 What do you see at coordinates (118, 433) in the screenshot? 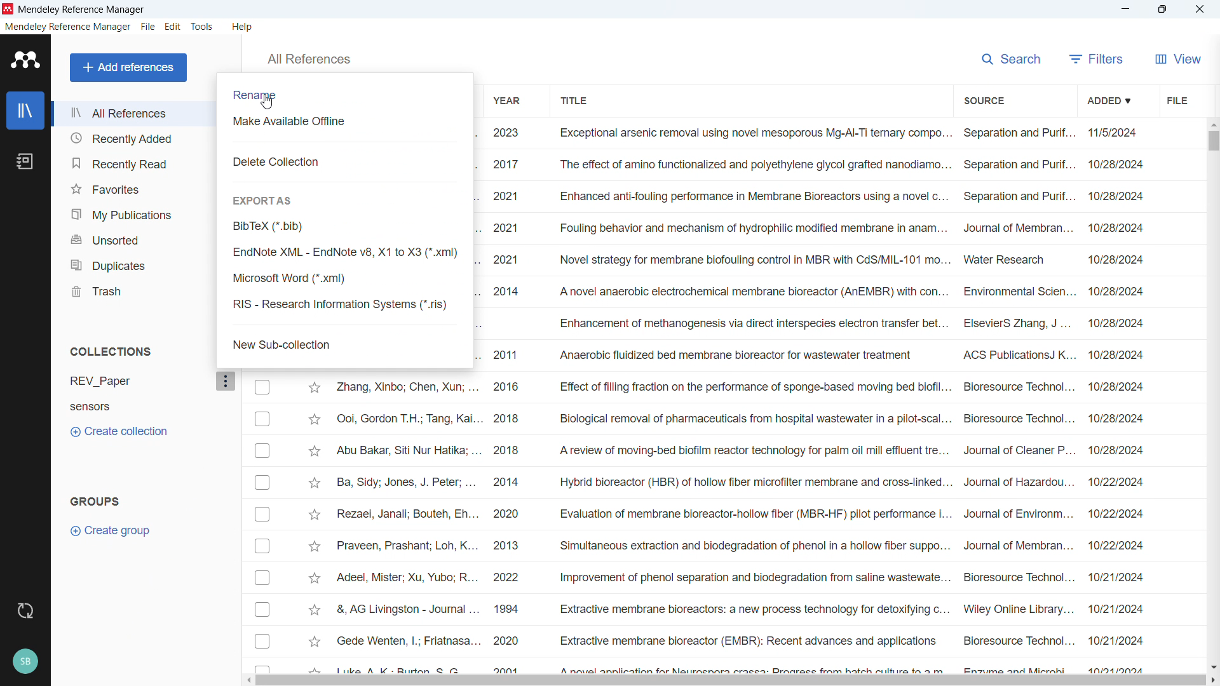
I see `Create collection ` at bounding box center [118, 433].